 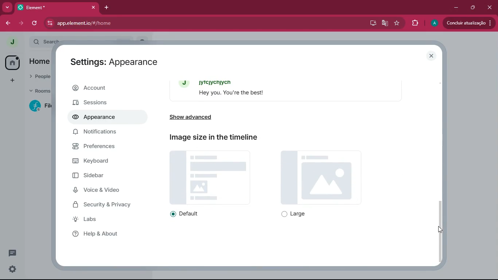 I want to click on Cursor, so click(x=439, y=229).